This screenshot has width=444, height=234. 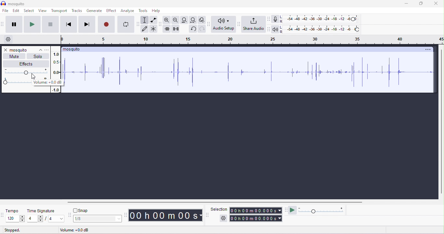 I want to click on solo, so click(x=38, y=56).